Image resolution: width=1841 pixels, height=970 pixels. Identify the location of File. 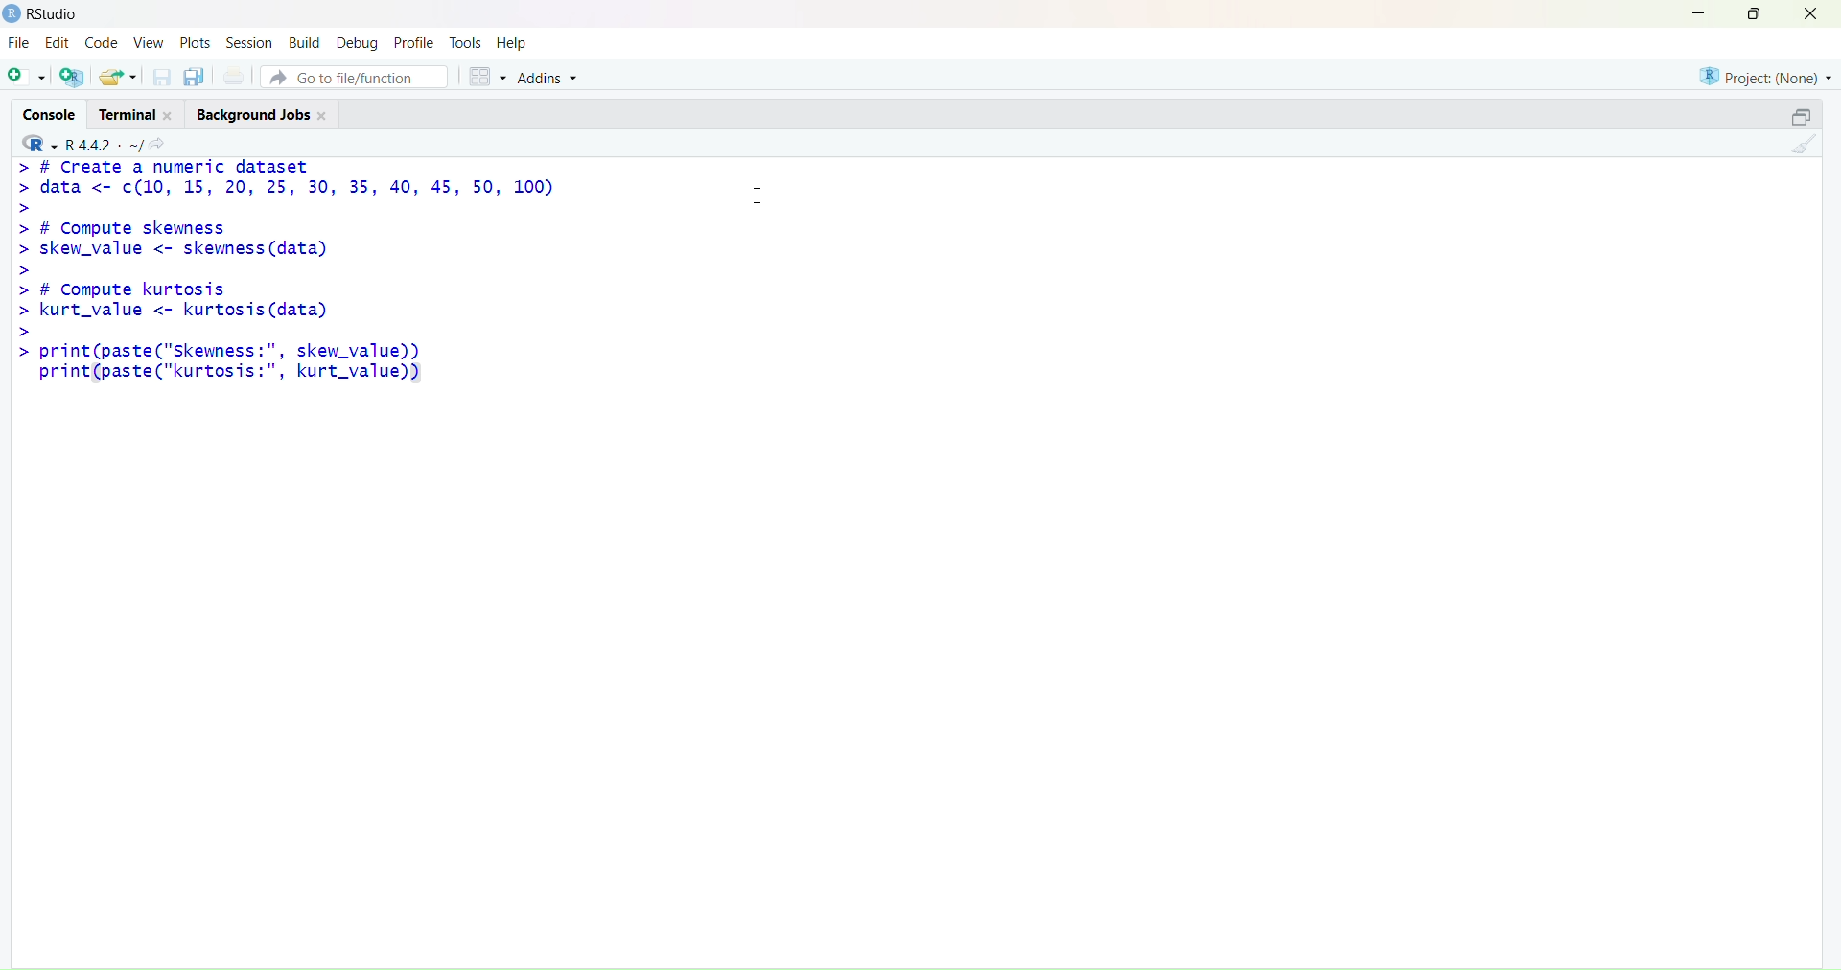
(20, 44).